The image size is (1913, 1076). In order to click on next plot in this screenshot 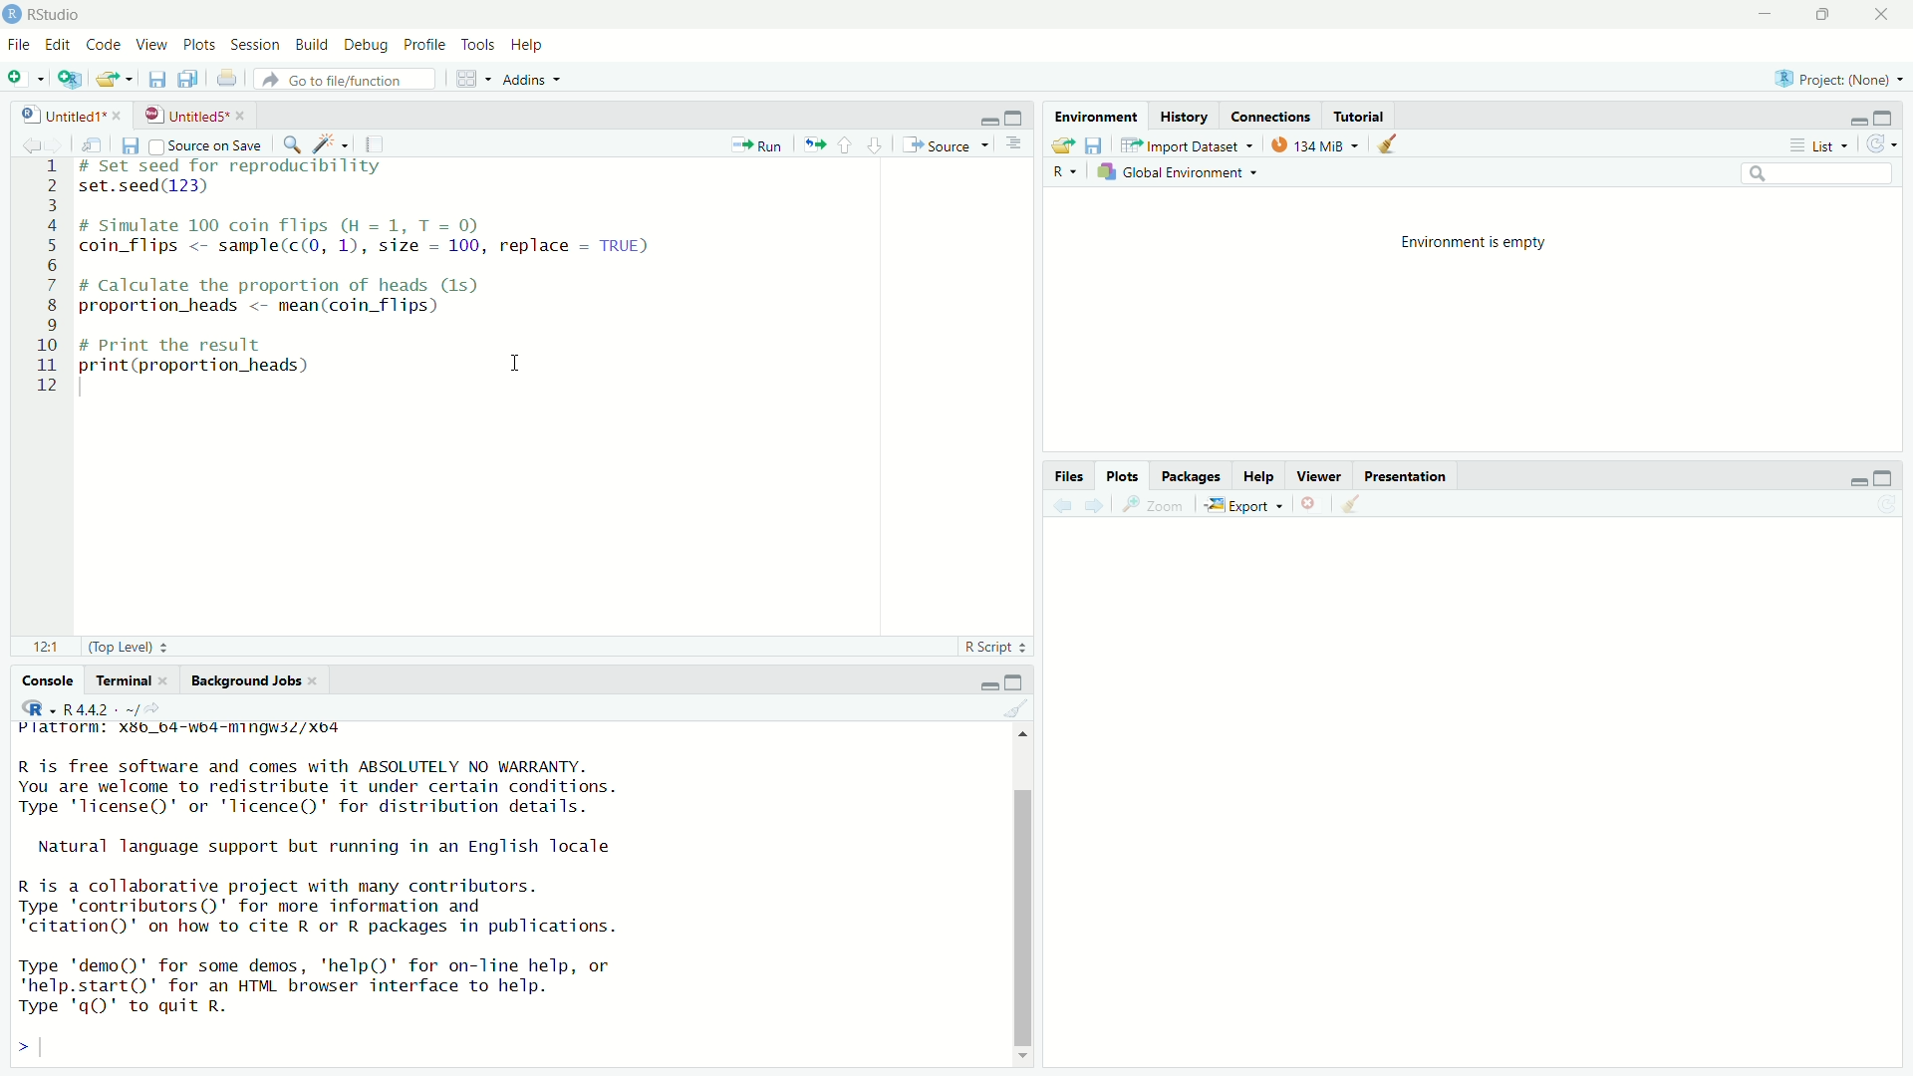, I will do `click(1096, 507)`.